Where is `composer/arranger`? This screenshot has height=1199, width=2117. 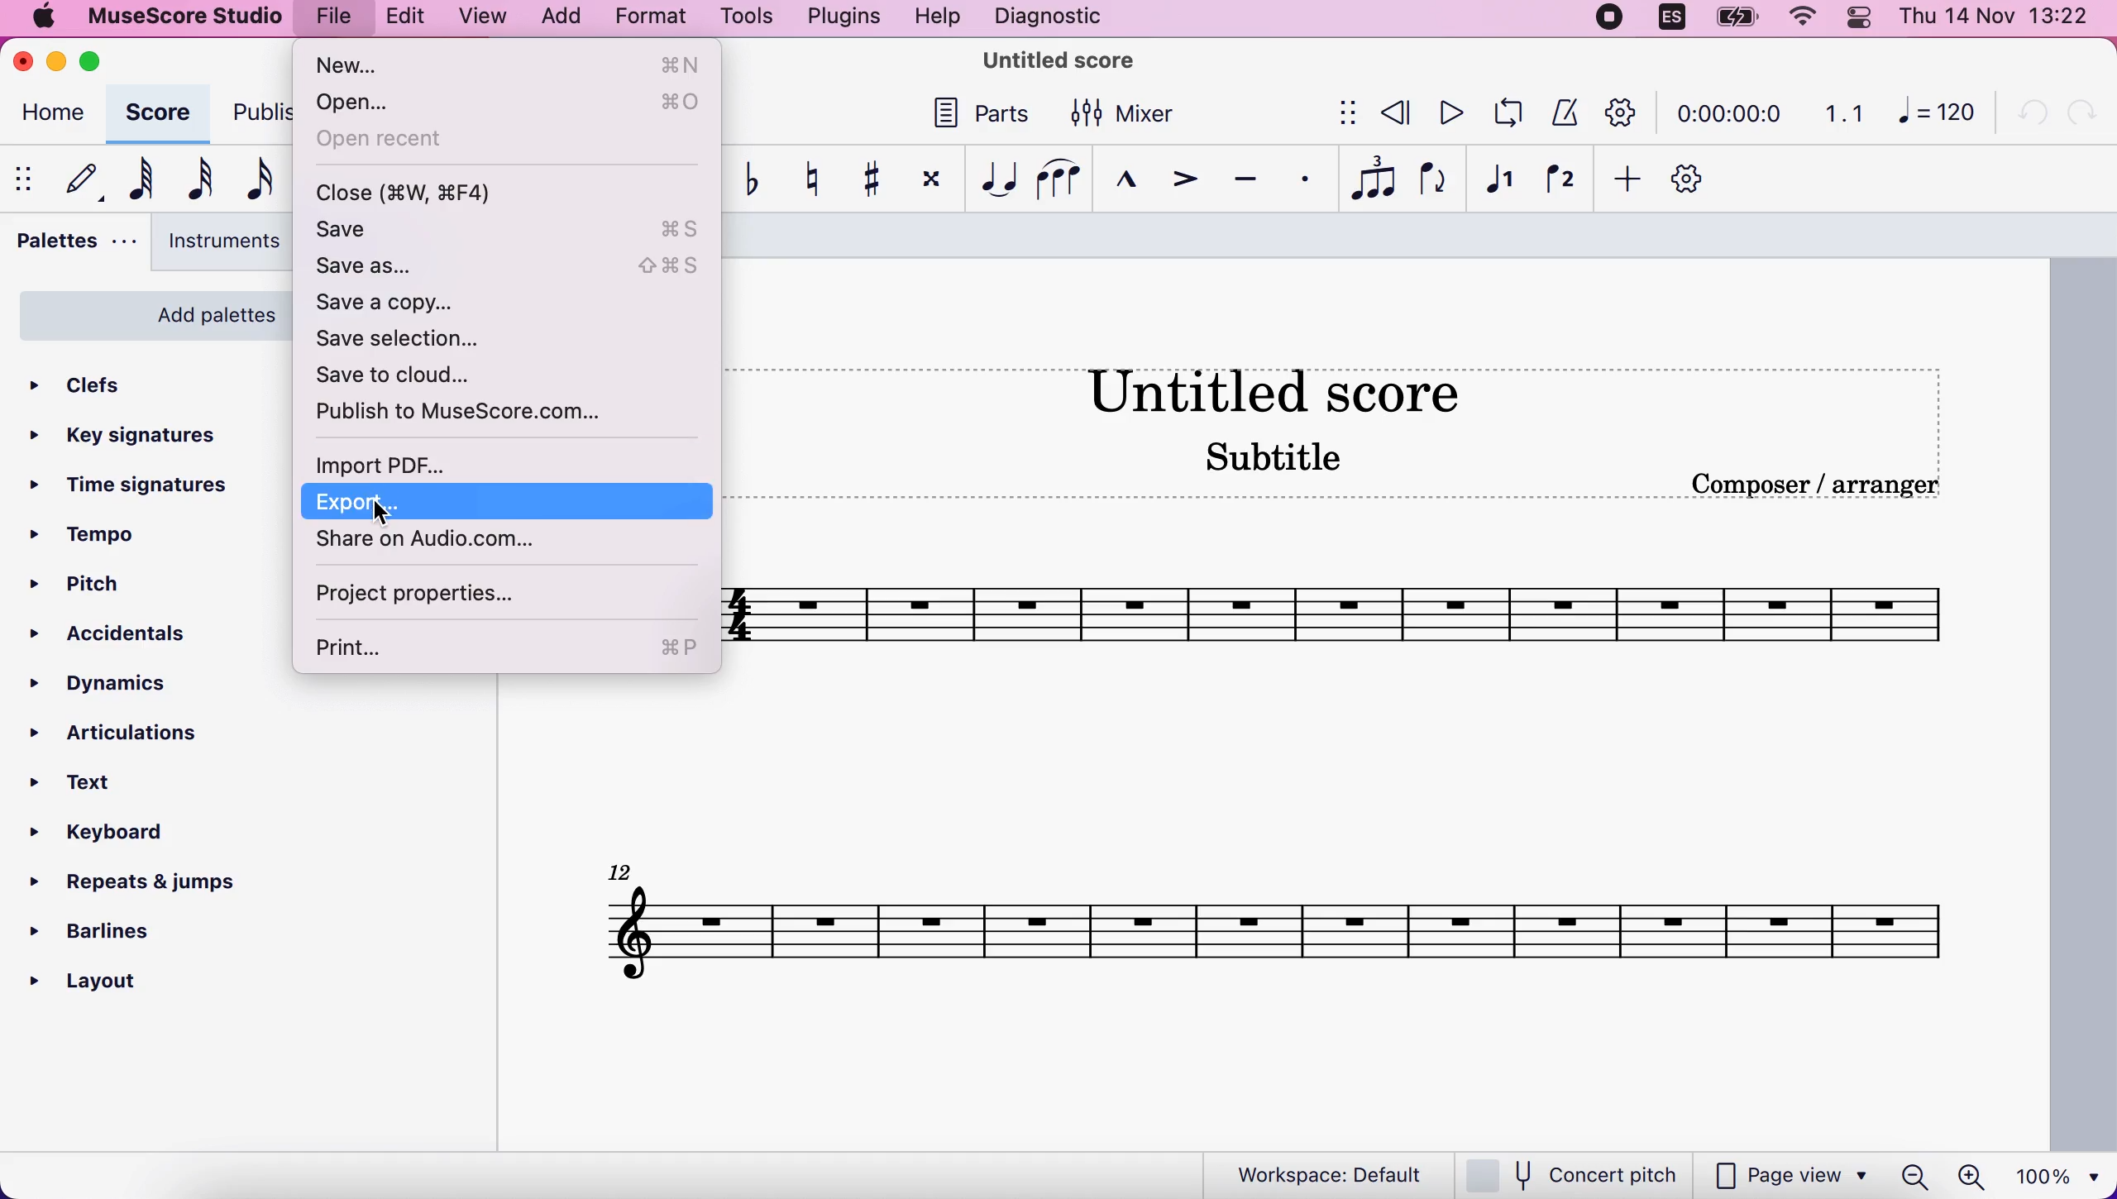
composer/arranger is located at coordinates (1817, 486).